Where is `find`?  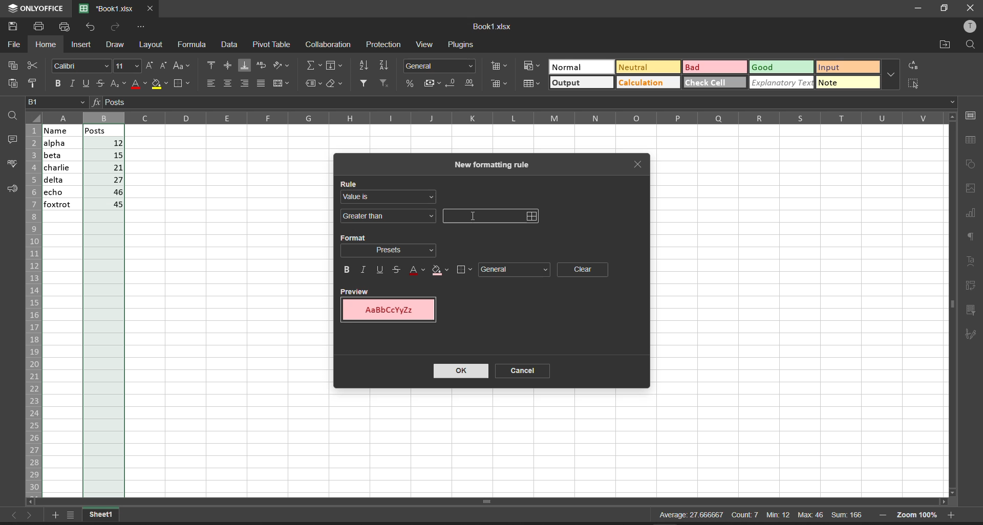
find is located at coordinates (971, 44).